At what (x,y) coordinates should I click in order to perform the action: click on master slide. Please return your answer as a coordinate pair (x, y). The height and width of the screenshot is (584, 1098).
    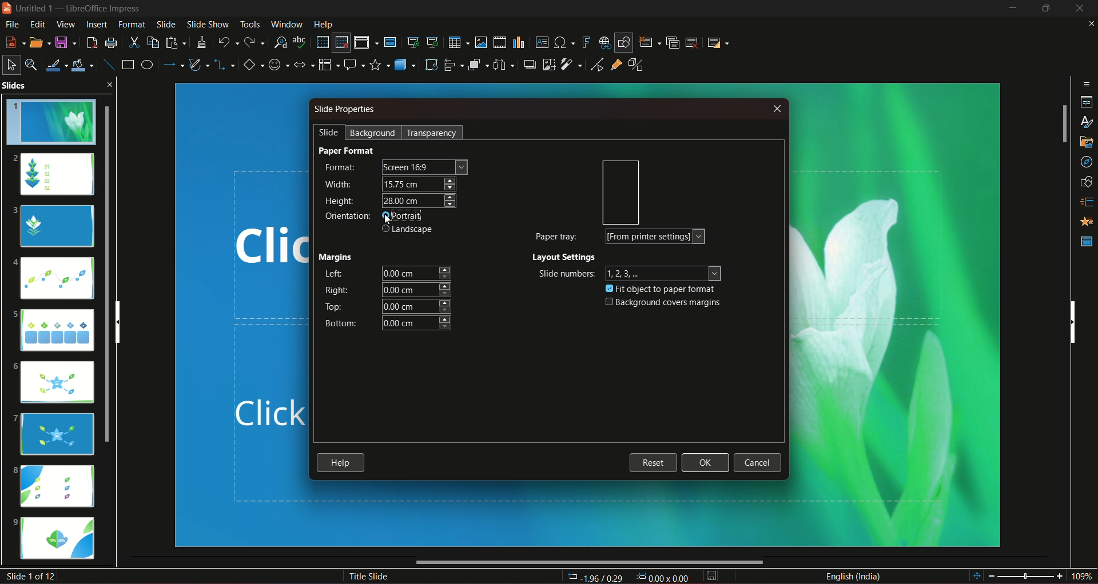
    Looking at the image, I should click on (392, 42).